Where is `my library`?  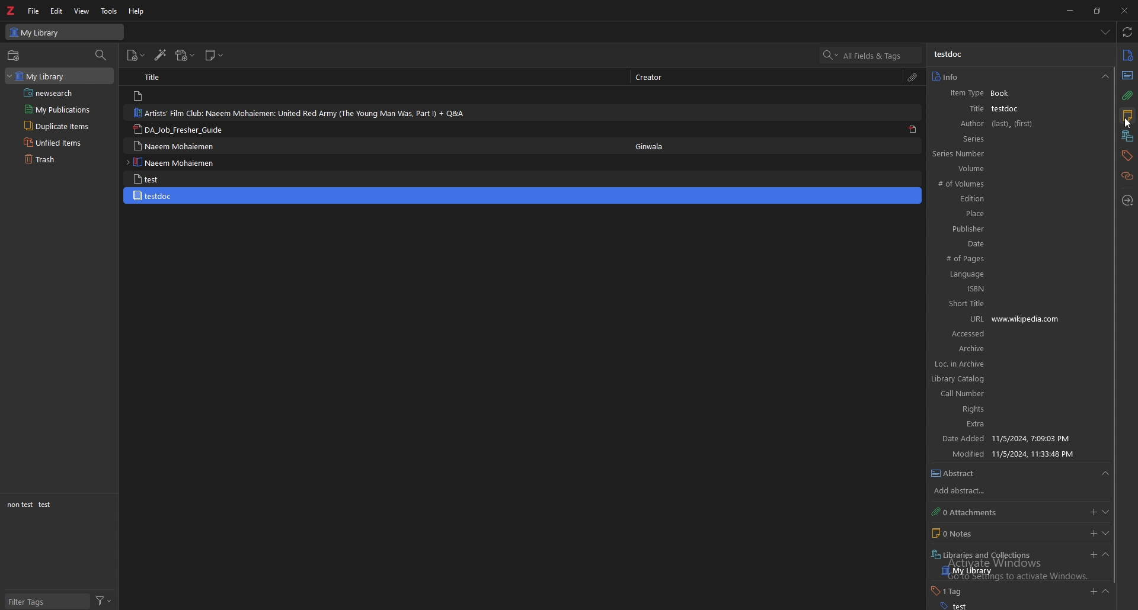
my library is located at coordinates (970, 572).